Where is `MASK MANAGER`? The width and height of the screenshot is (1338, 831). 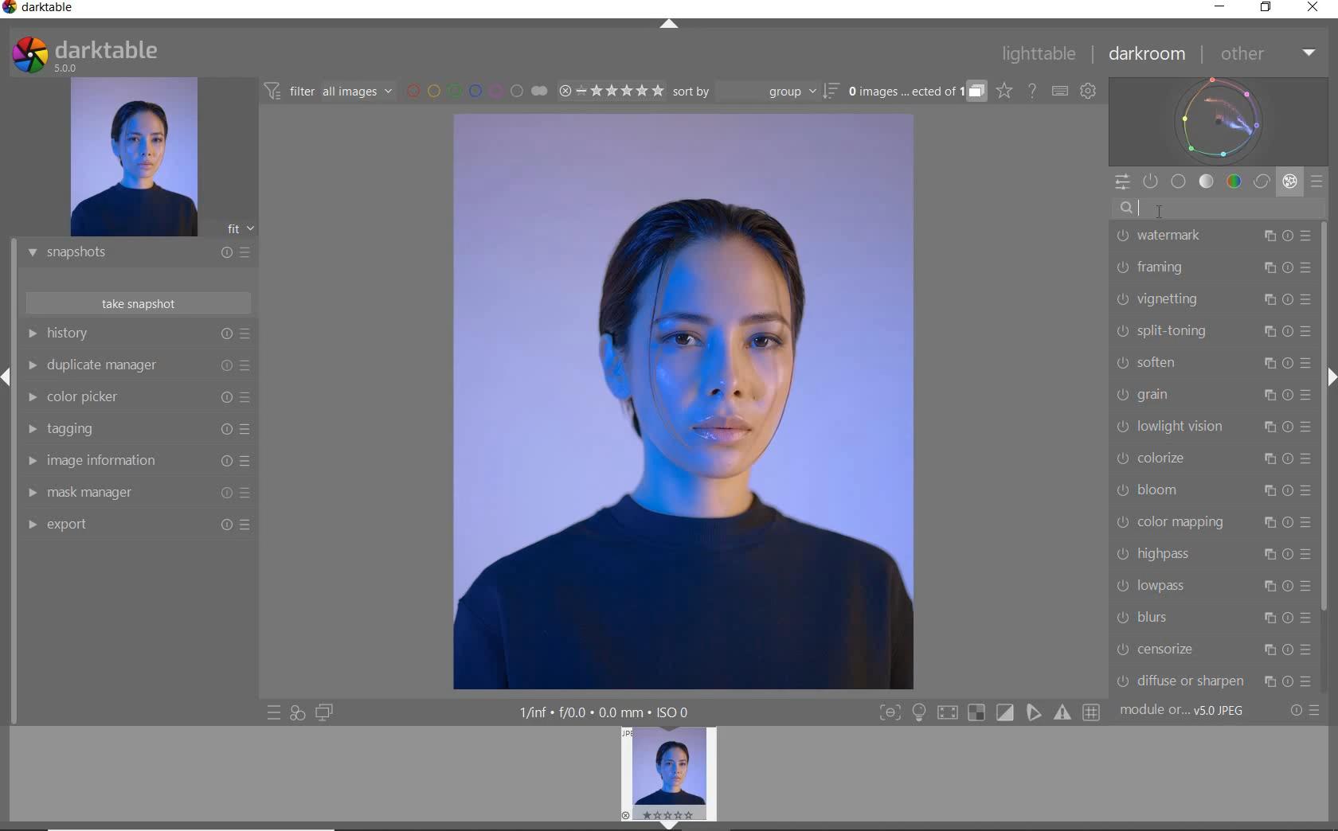
MASK MANAGER is located at coordinates (131, 493).